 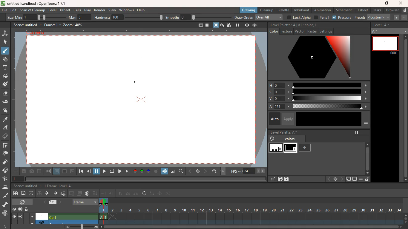 What do you see at coordinates (4, 195) in the screenshot?
I see `cut` at bounding box center [4, 195].